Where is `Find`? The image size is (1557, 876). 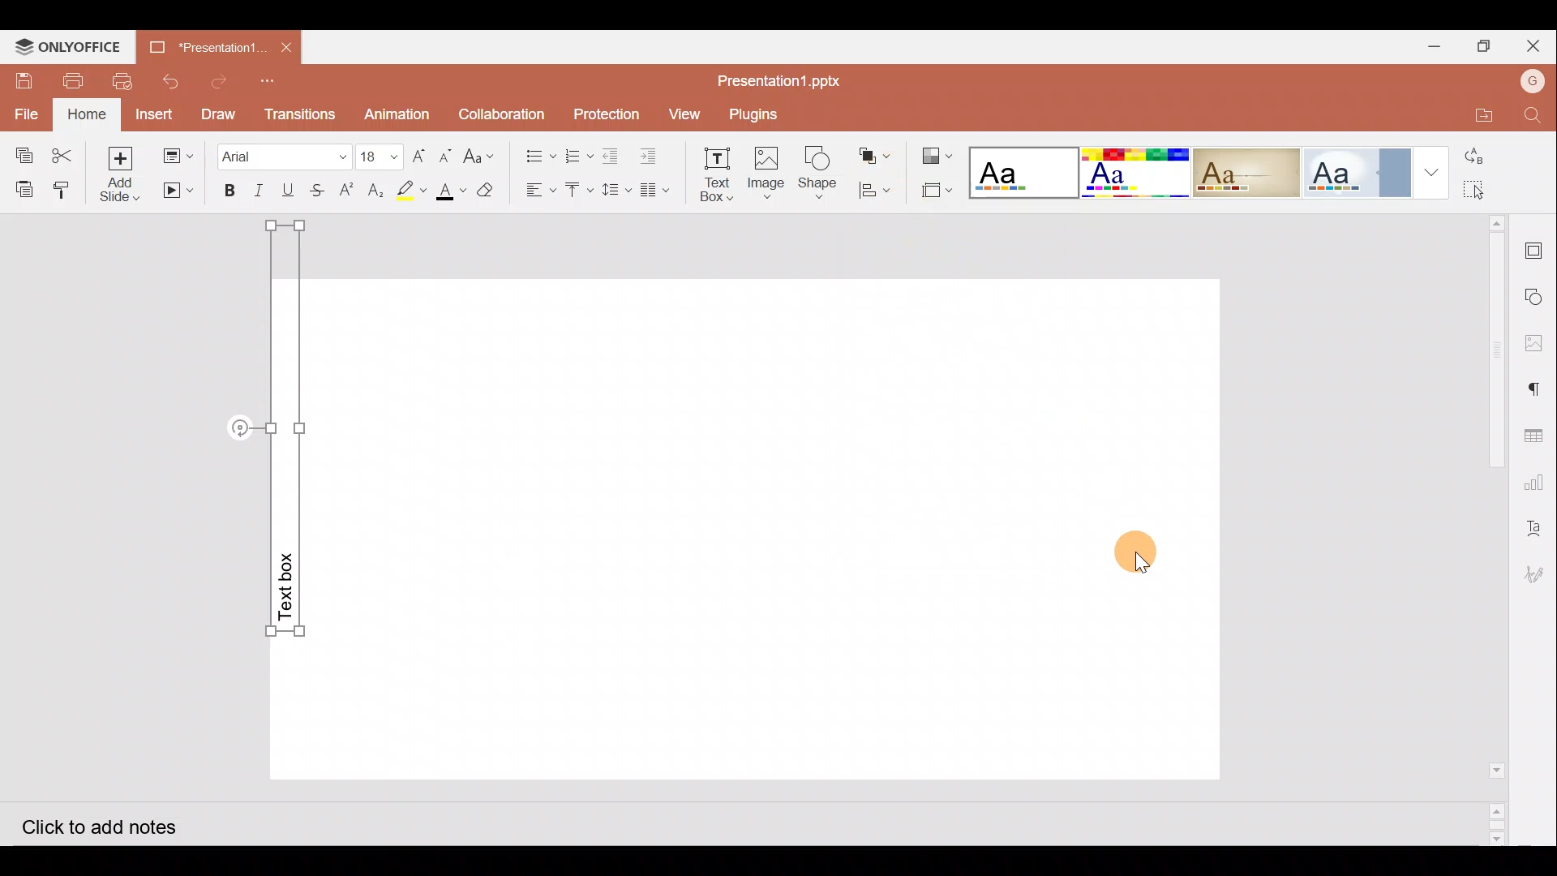
Find is located at coordinates (1533, 117).